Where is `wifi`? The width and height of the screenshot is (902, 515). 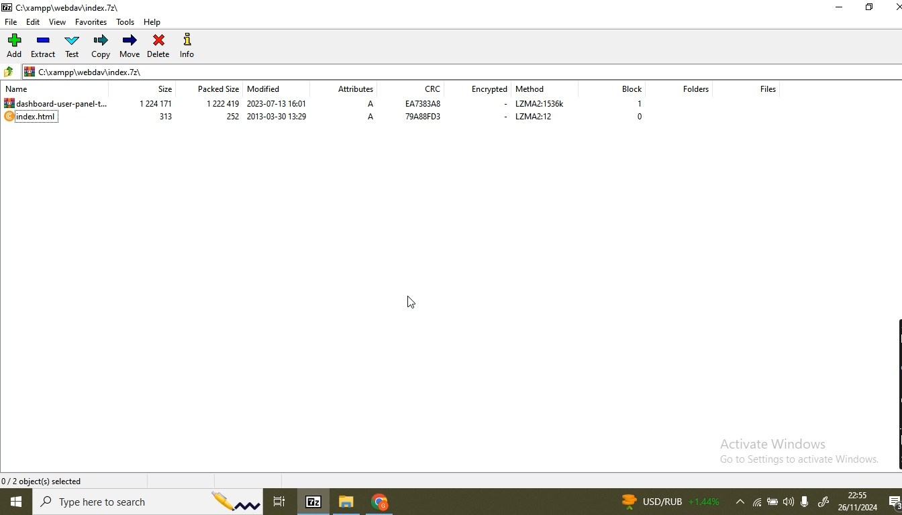 wifi is located at coordinates (758, 504).